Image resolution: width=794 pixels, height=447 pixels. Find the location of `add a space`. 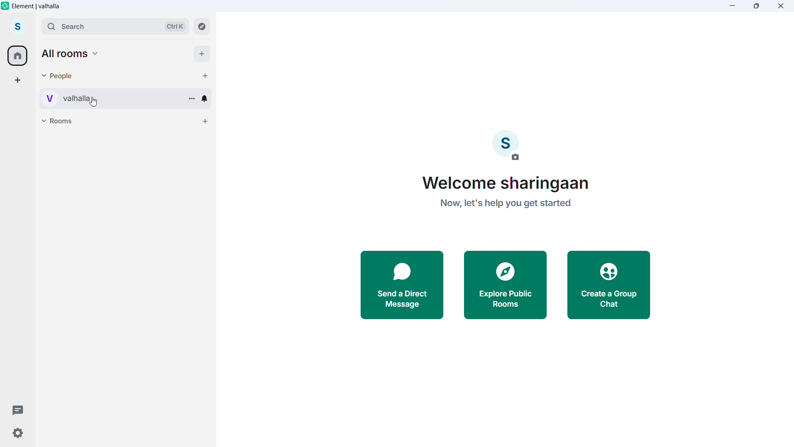

add a space is located at coordinates (17, 80).